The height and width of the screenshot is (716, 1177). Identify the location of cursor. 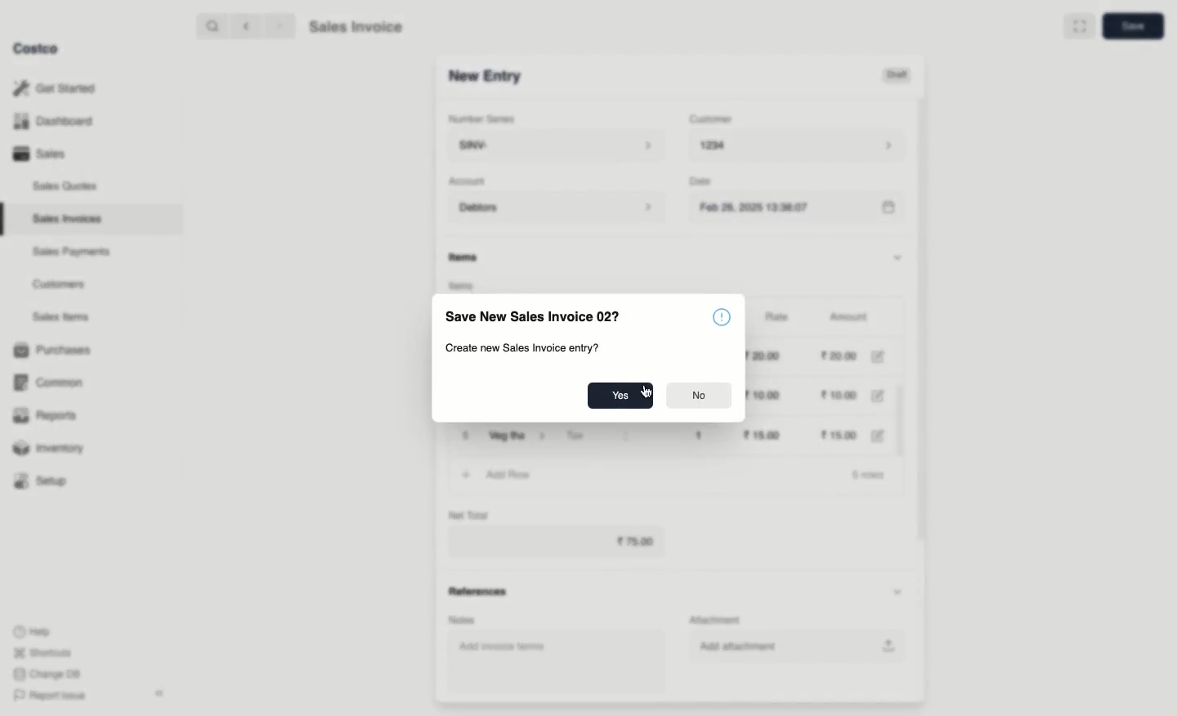
(644, 388).